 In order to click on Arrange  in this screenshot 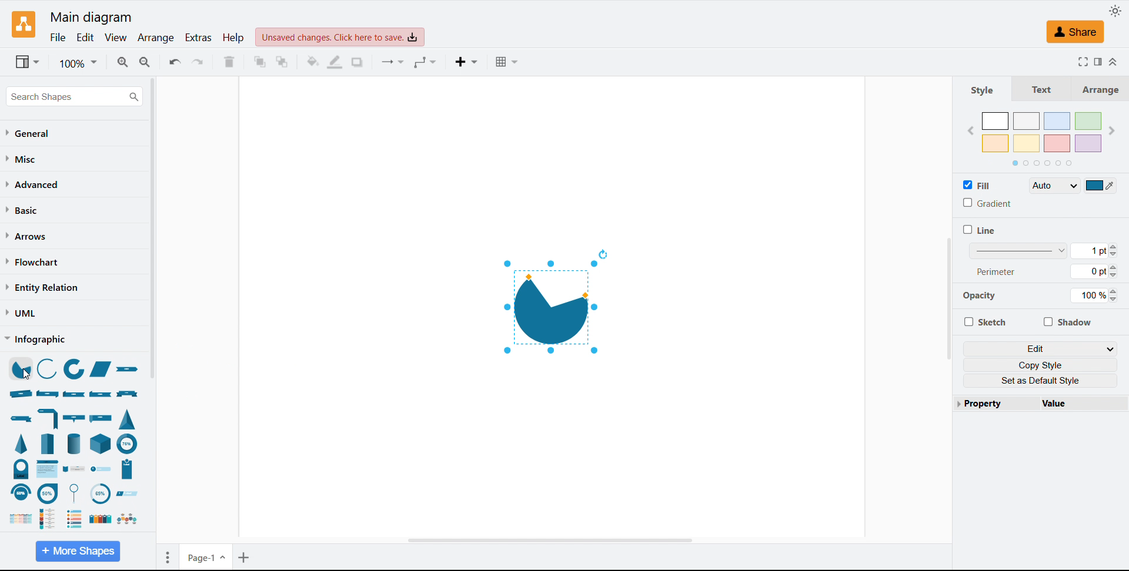, I will do `click(156, 38)`.